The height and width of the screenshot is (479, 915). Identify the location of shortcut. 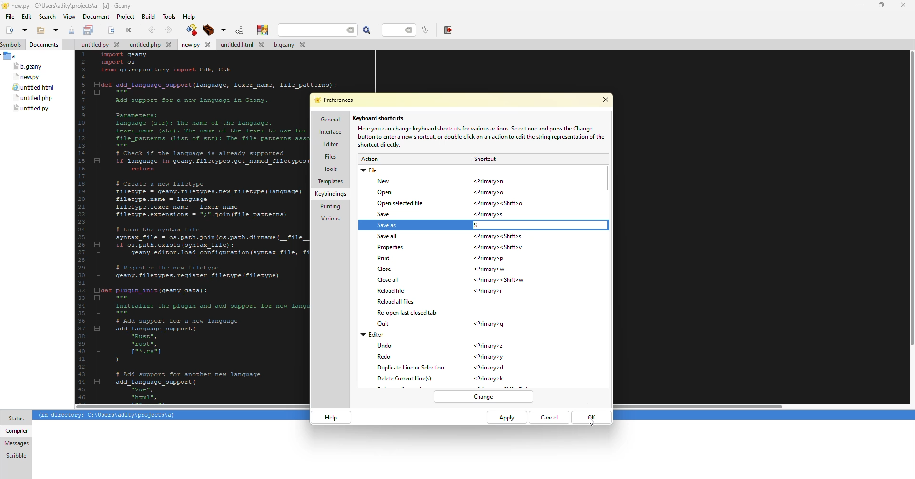
(499, 280).